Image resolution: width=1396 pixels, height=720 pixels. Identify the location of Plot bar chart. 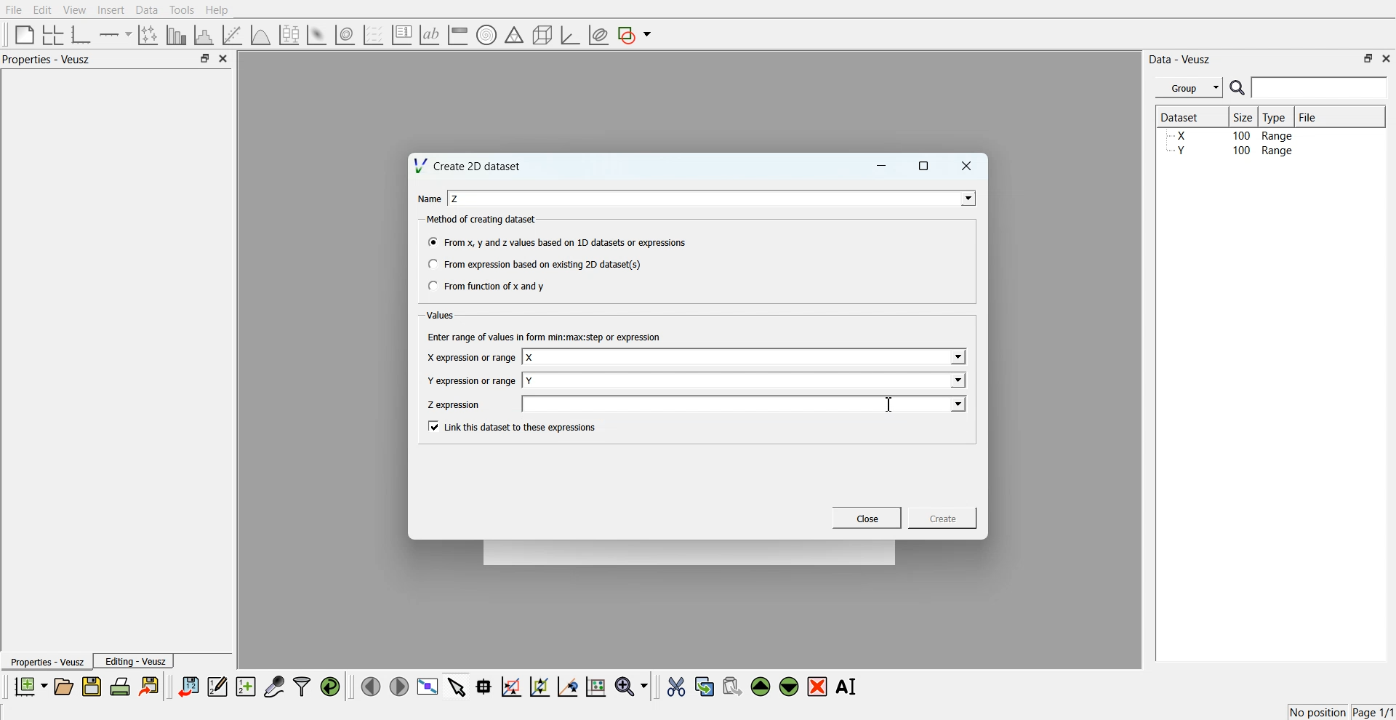
(176, 35).